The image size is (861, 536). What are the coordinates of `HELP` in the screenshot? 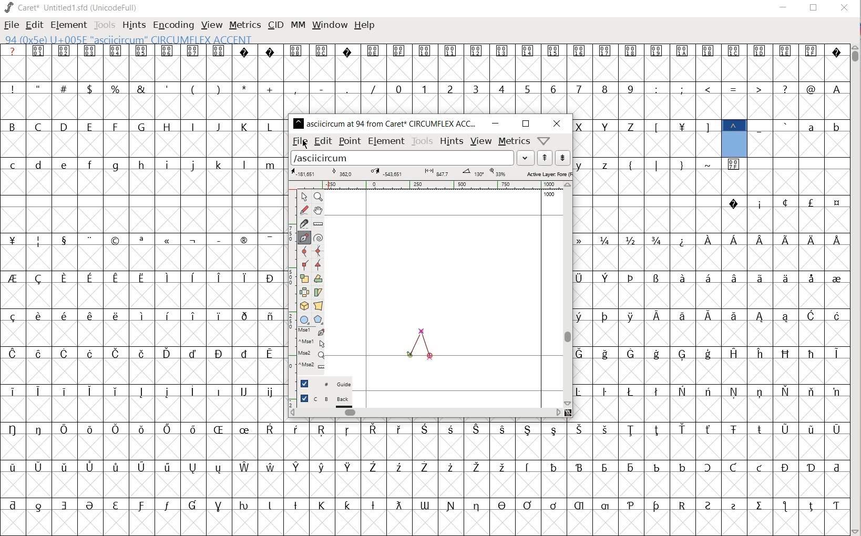 It's located at (365, 25).